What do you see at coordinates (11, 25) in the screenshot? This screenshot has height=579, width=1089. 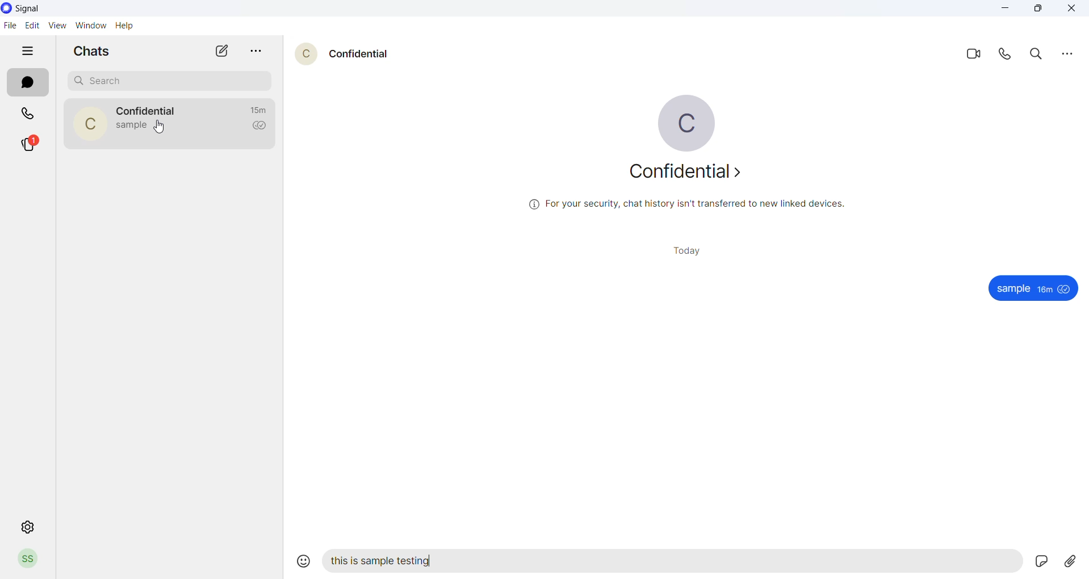 I see `file` at bounding box center [11, 25].